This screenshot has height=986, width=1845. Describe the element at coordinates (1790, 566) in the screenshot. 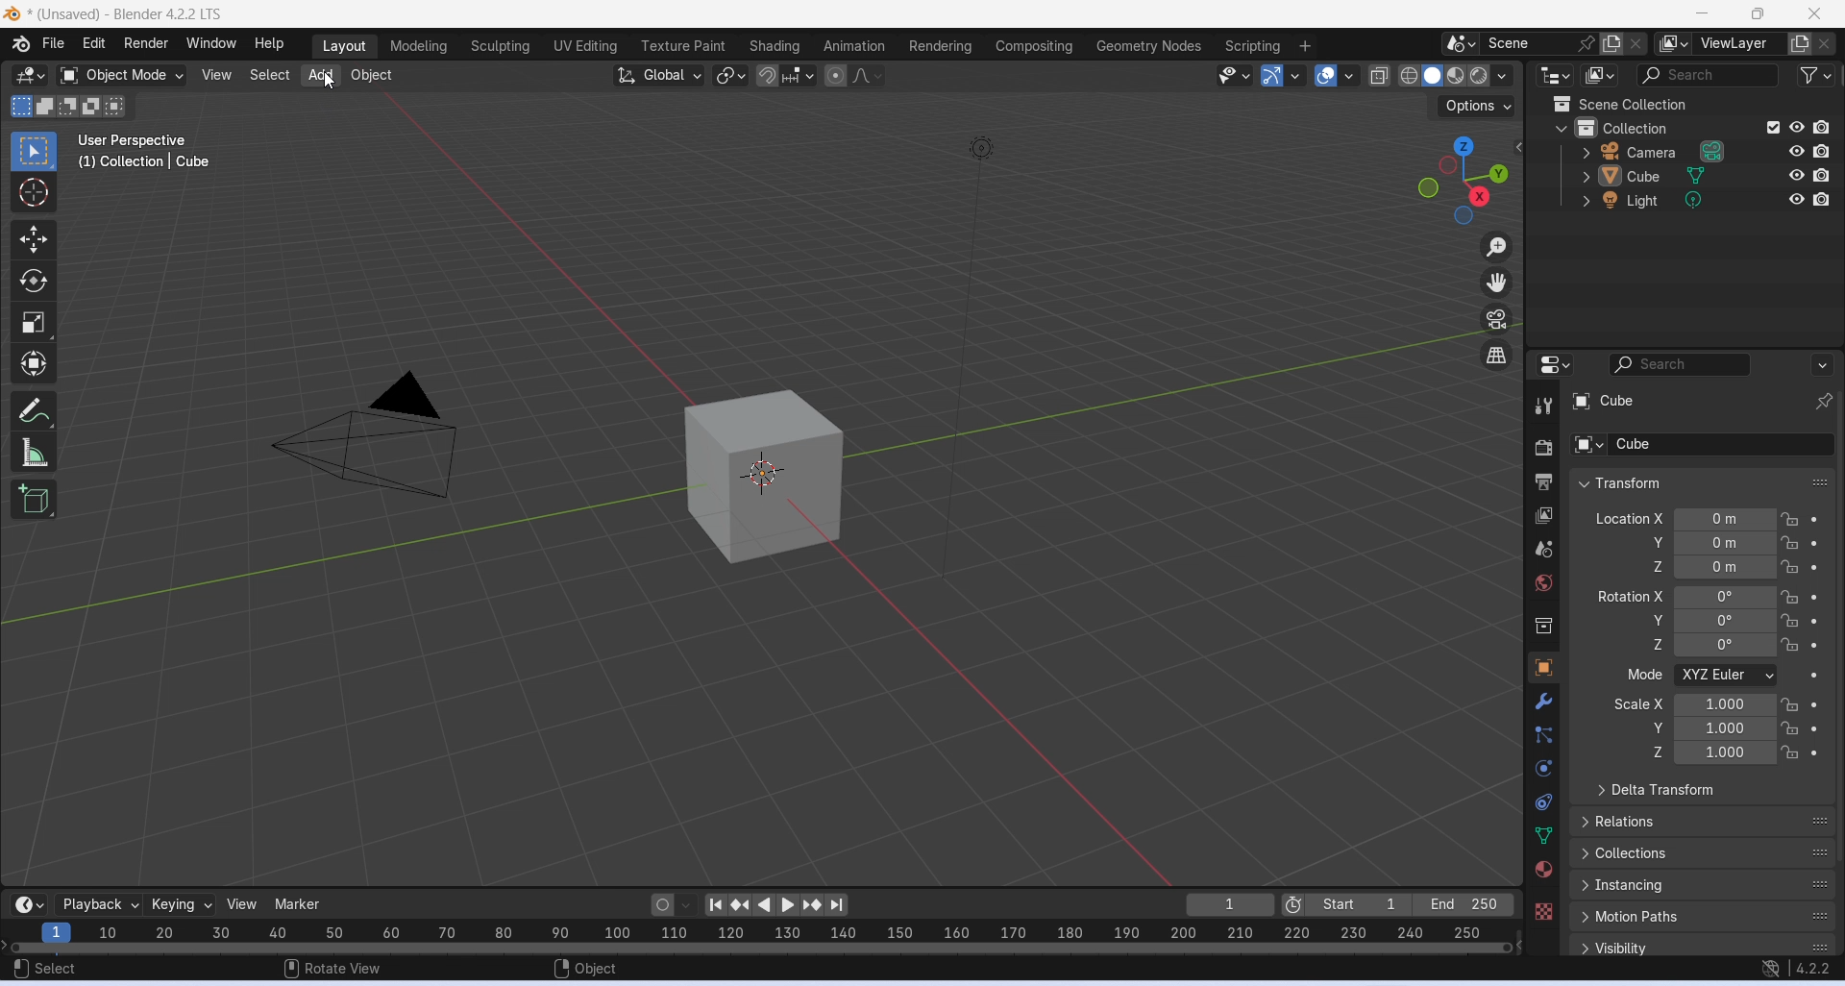

I see `lock location` at that location.